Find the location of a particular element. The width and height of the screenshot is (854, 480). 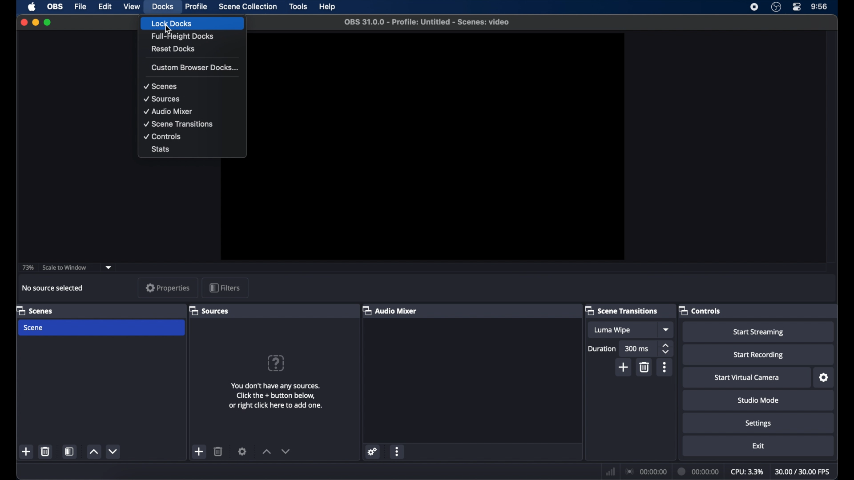

close is located at coordinates (24, 22).